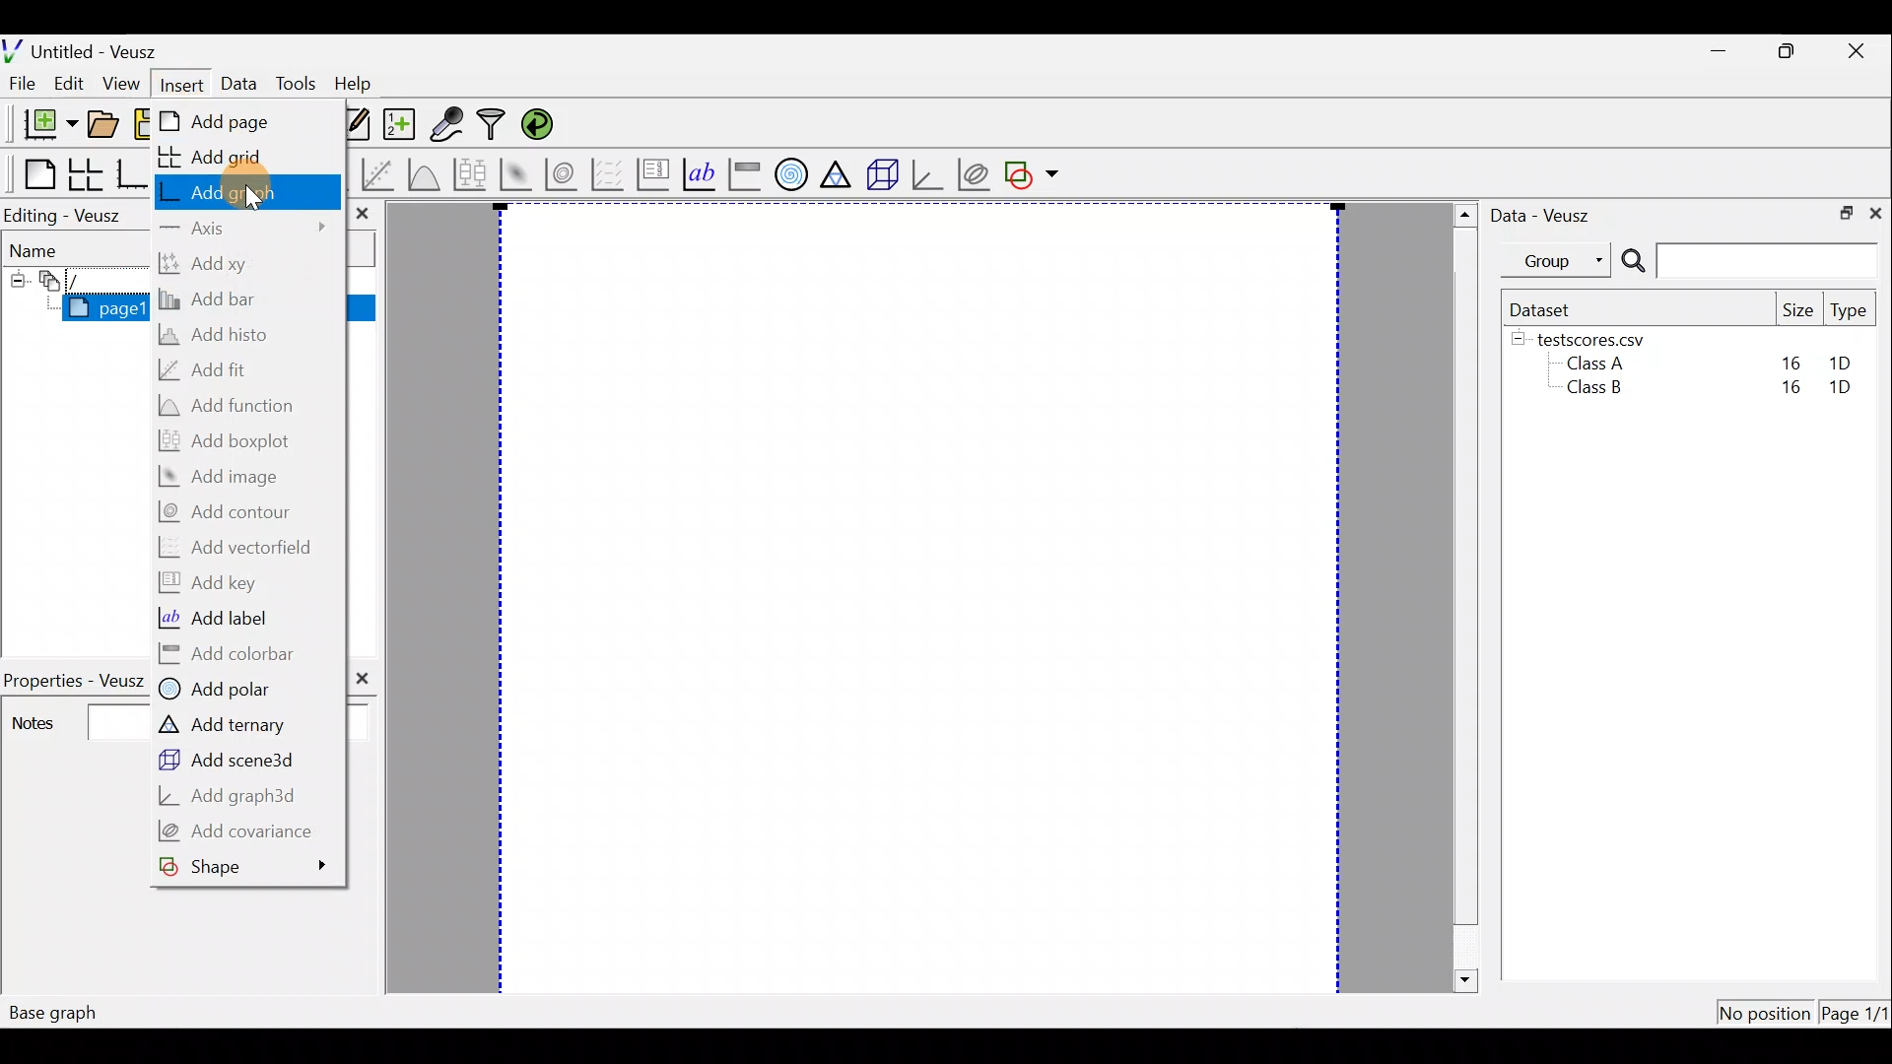 Image resolution: width=1892 pixels, height=1064 pixels. Describe the element at coordinates (41, 123) in the screenshot. I see `New document` at that location.